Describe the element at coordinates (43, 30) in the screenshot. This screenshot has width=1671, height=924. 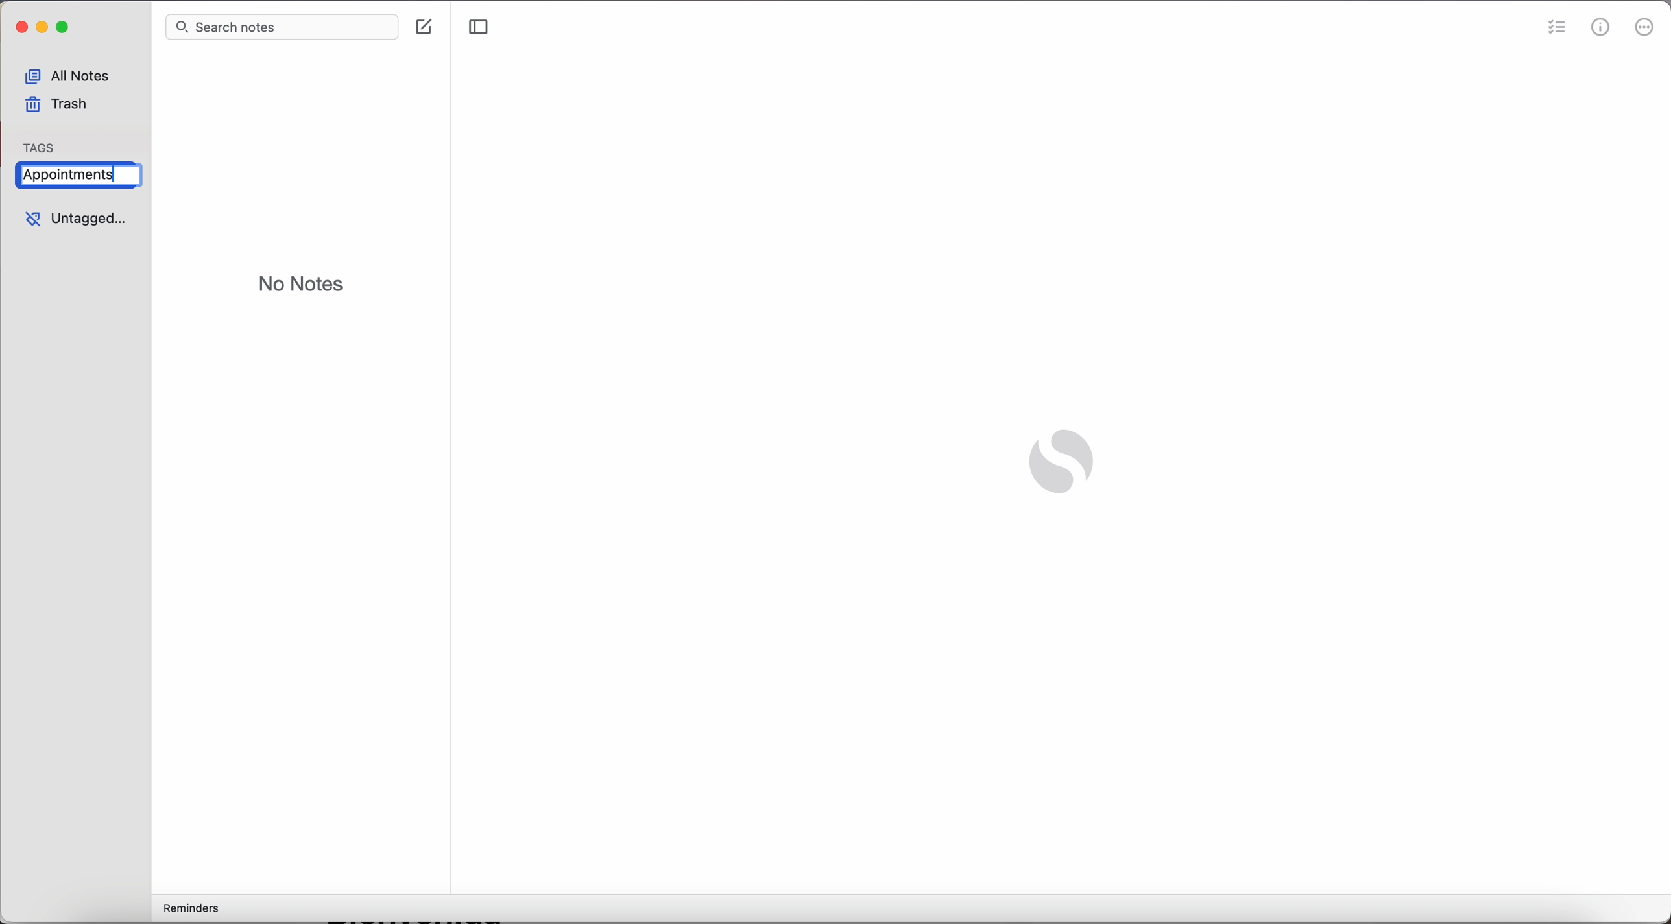
I see `minimize Simplenote` at that location.